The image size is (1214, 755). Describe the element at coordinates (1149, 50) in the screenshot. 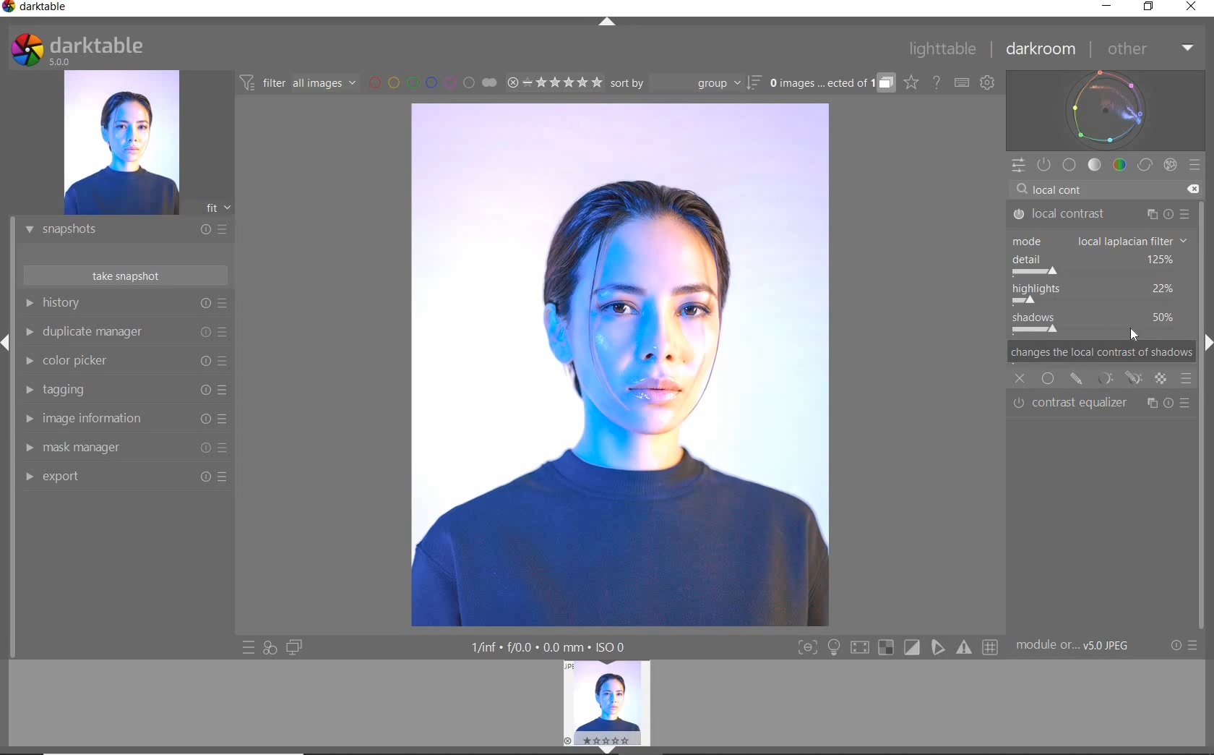

I see `OTHER` at that location.